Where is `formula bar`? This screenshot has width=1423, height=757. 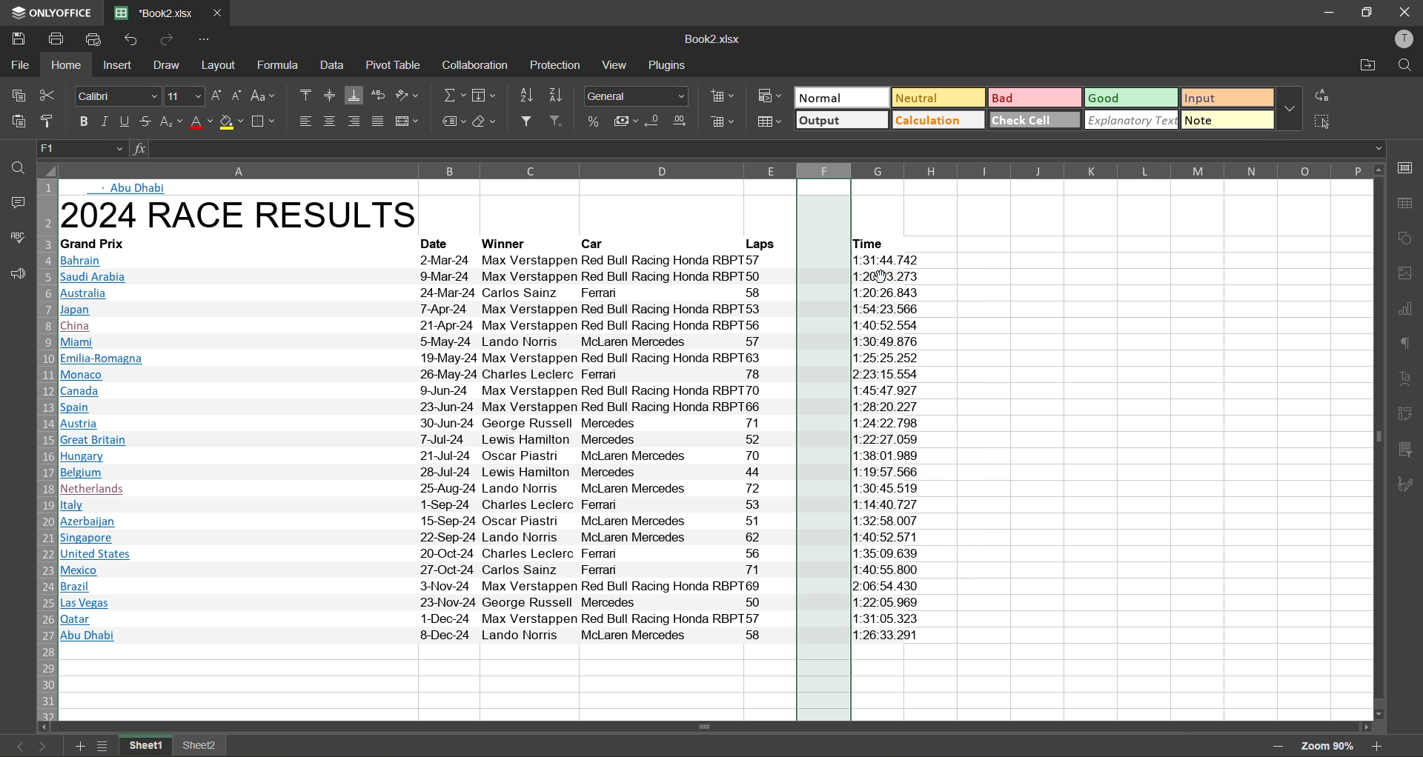
formula bar is located at coordinates (766, 147).